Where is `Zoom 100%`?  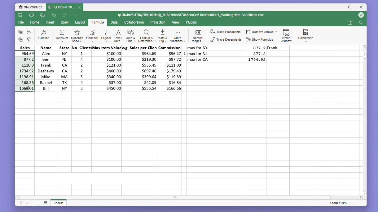
Zoom 100% is located at coordinates (340, 203).